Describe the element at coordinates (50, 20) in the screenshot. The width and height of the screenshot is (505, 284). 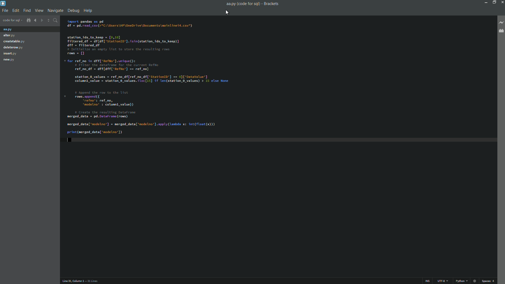
I see `split the editor vertically or horizontally` at that location.